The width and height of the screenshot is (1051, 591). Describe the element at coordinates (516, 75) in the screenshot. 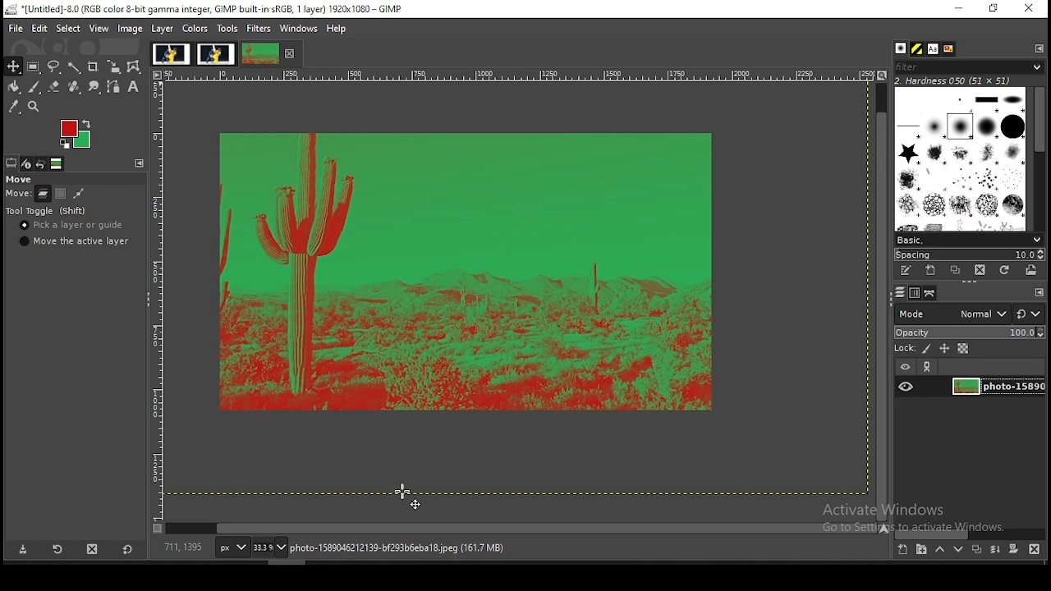

I see `scale` at that location.